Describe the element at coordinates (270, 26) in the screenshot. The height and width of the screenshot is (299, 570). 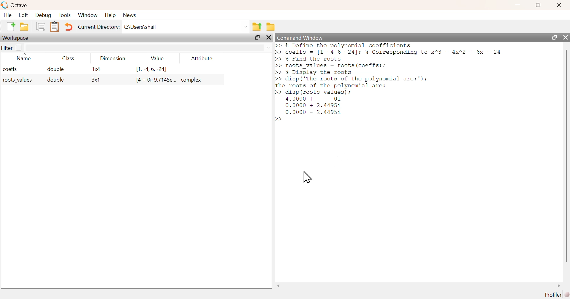
I see `Folder` at that location.